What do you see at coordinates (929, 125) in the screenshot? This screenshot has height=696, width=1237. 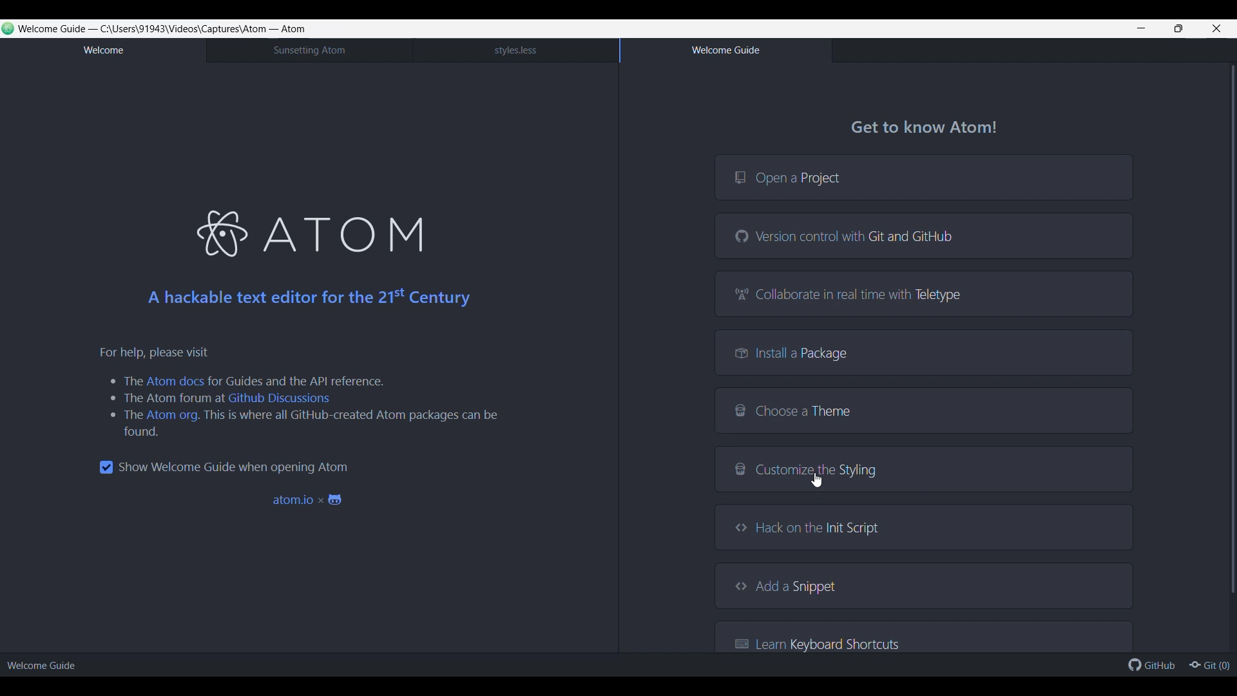 I see `Get to know Atom!` at bounding box center [929, 125].